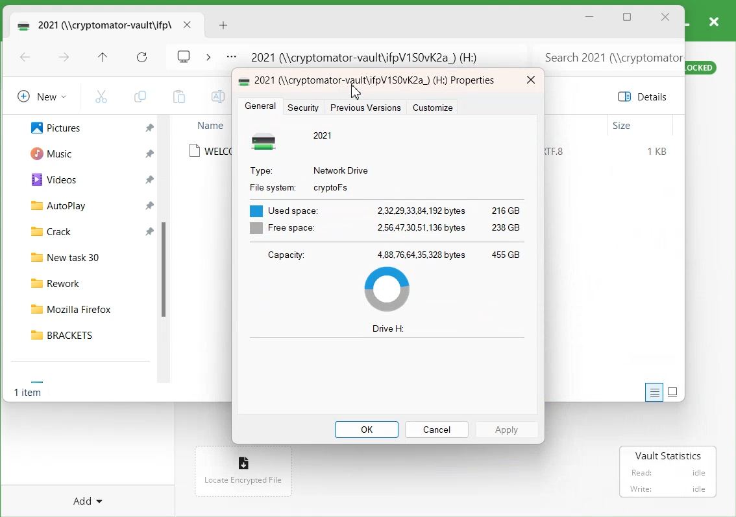 This screenshot has height=517, width=736. What do you see at coordinates (216, 97) in the screenshot?
I see `Rename` at bounding box center [216, 97].